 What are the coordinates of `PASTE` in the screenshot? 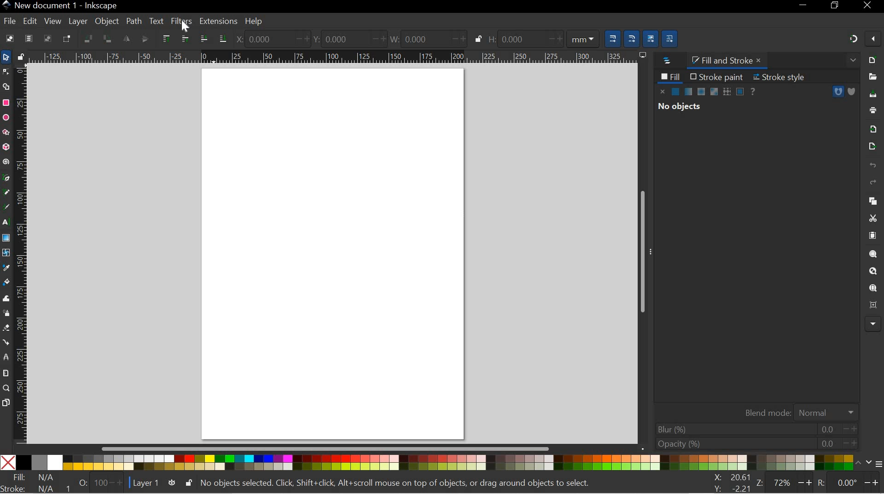 It's located at (872, 236).